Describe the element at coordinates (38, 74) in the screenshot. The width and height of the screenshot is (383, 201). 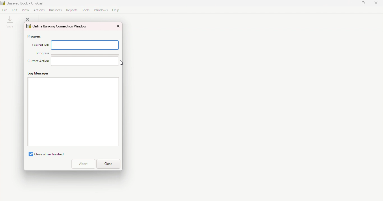
I see `Log messages` at that location.